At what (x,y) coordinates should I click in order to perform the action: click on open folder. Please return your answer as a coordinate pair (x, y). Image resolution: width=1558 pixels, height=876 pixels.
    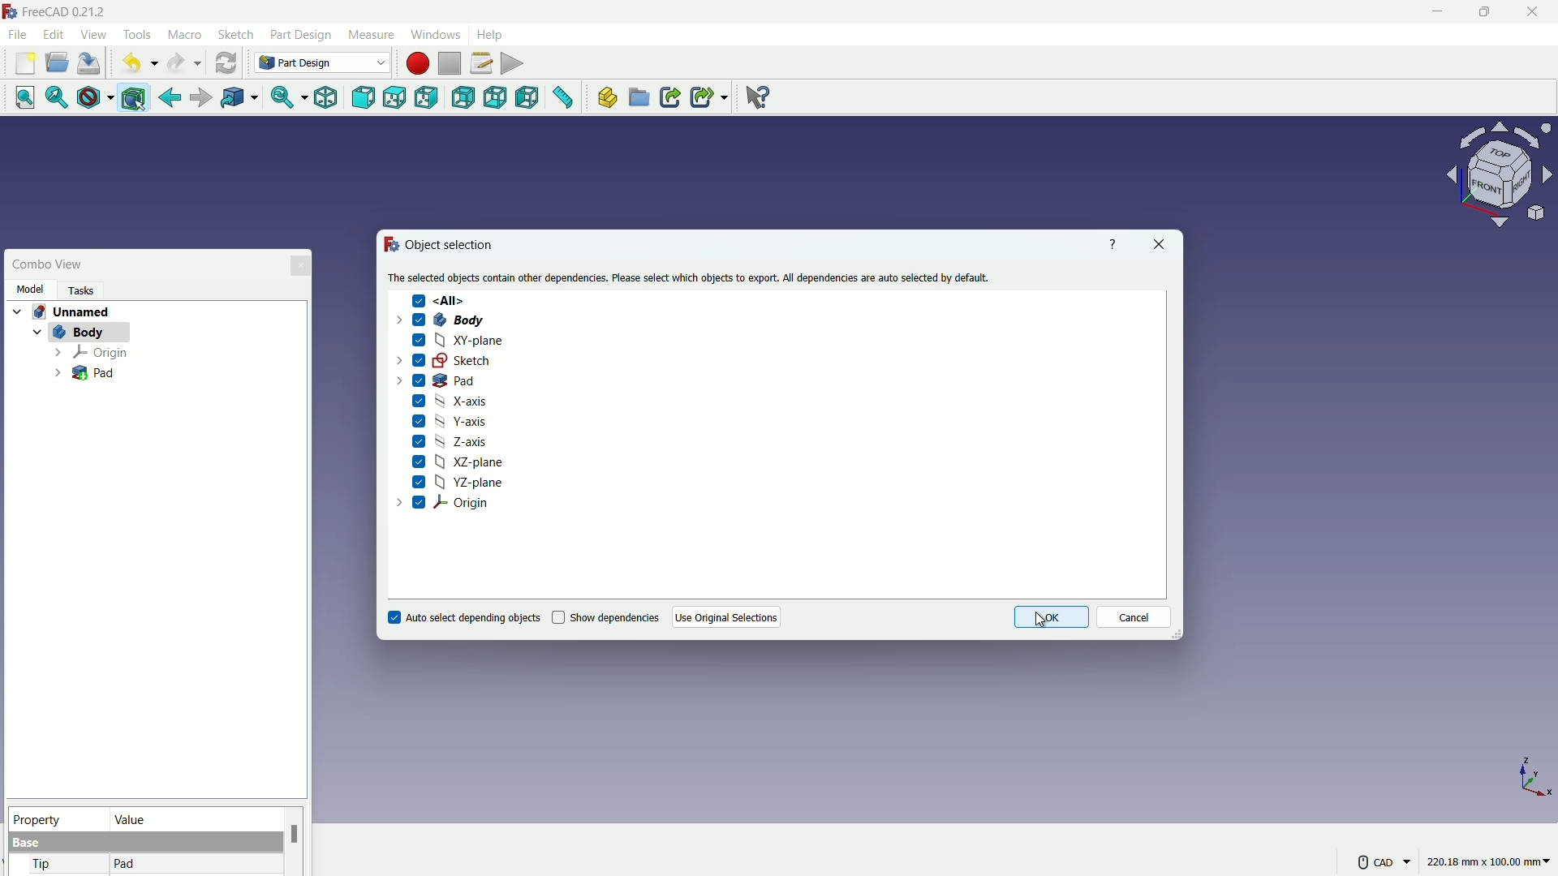
    Looking at the image, I should click on (57, 63).